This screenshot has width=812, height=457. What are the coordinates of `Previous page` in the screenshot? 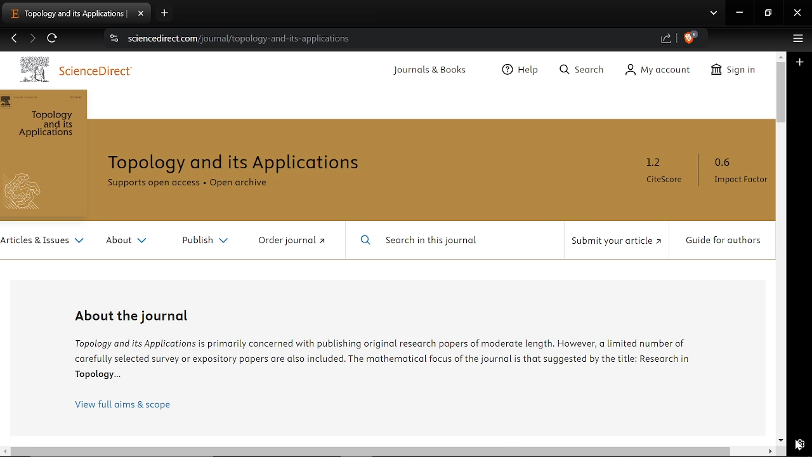 It's located at (14, 39).